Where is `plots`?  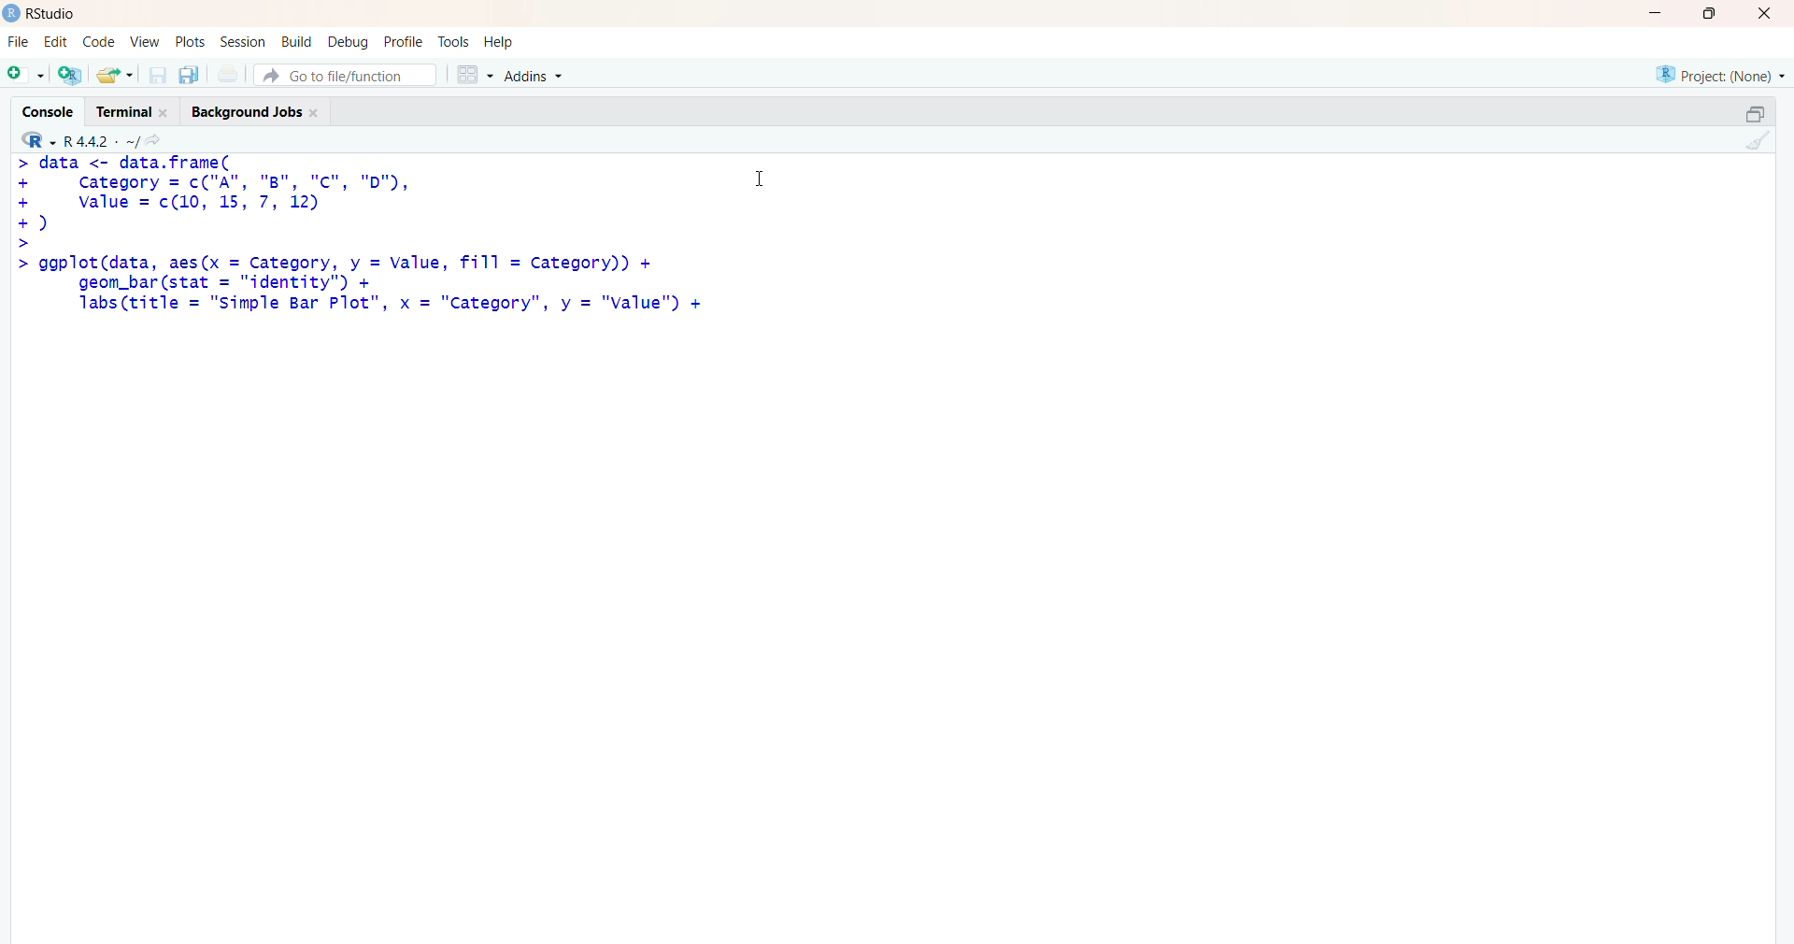 plots is located at coordinates (192, 42).